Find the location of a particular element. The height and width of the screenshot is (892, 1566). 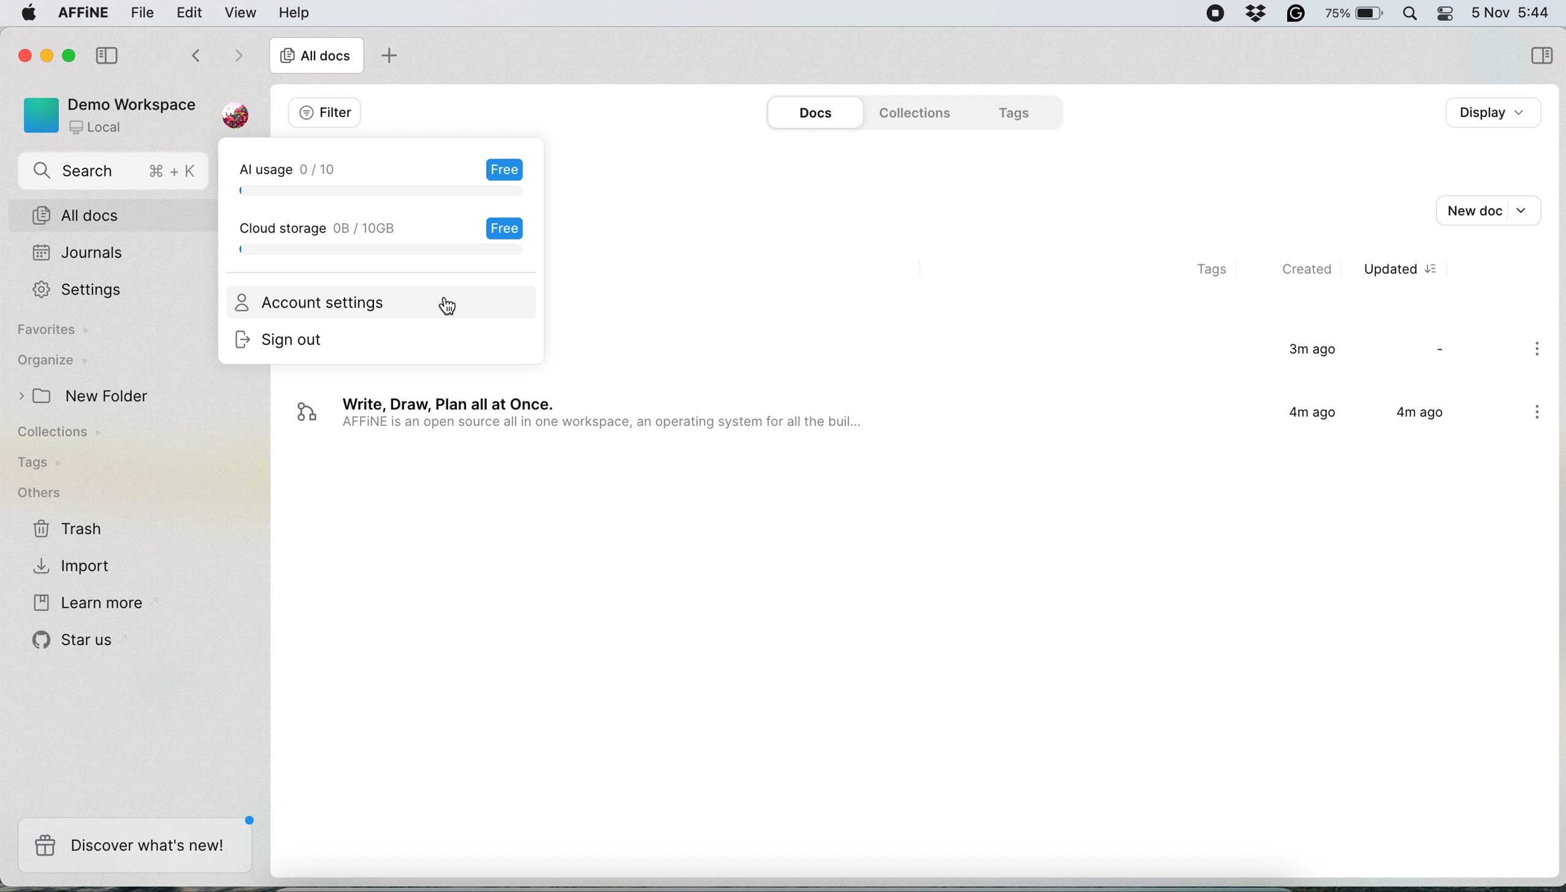

collections is located at coordinates (69, 434).